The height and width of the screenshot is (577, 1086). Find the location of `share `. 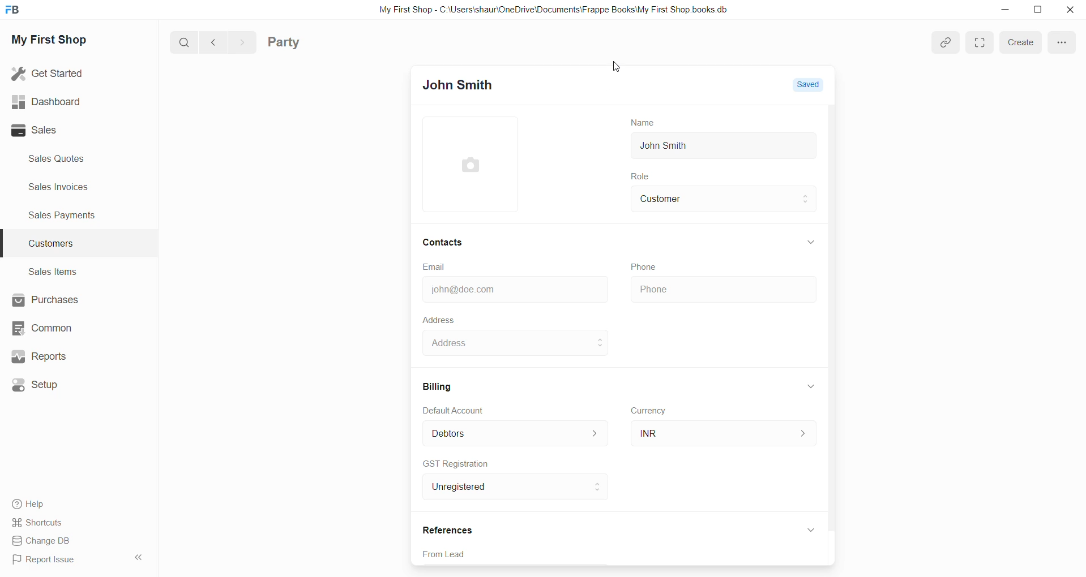

share  is located at coordinates (947, 41).